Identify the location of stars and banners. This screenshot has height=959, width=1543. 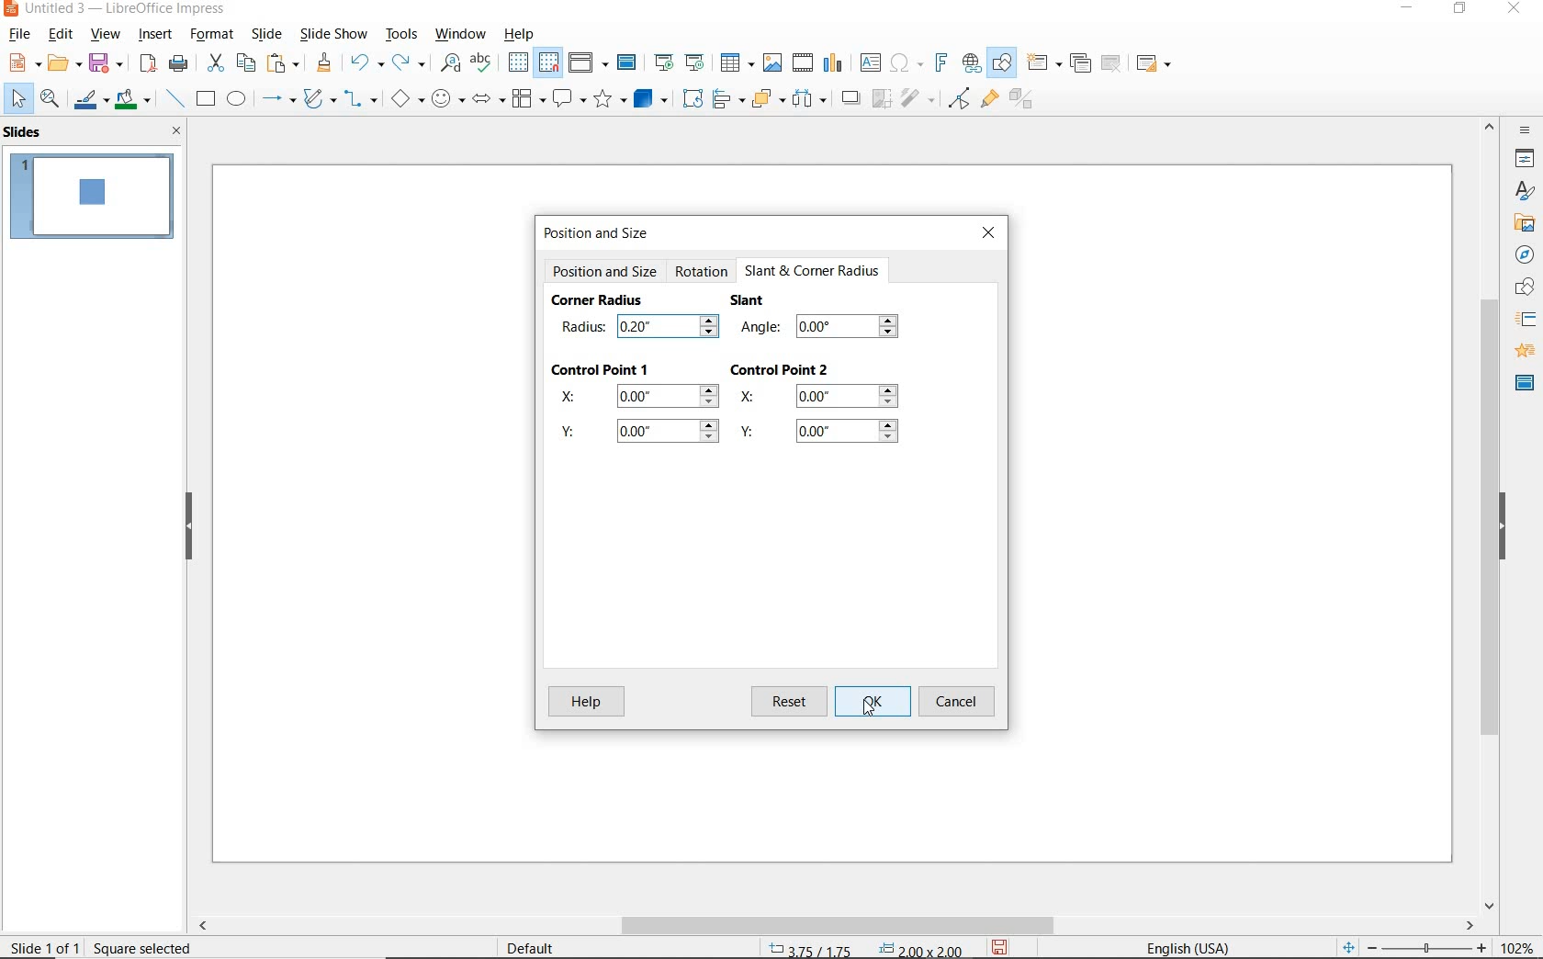
(608, 100).